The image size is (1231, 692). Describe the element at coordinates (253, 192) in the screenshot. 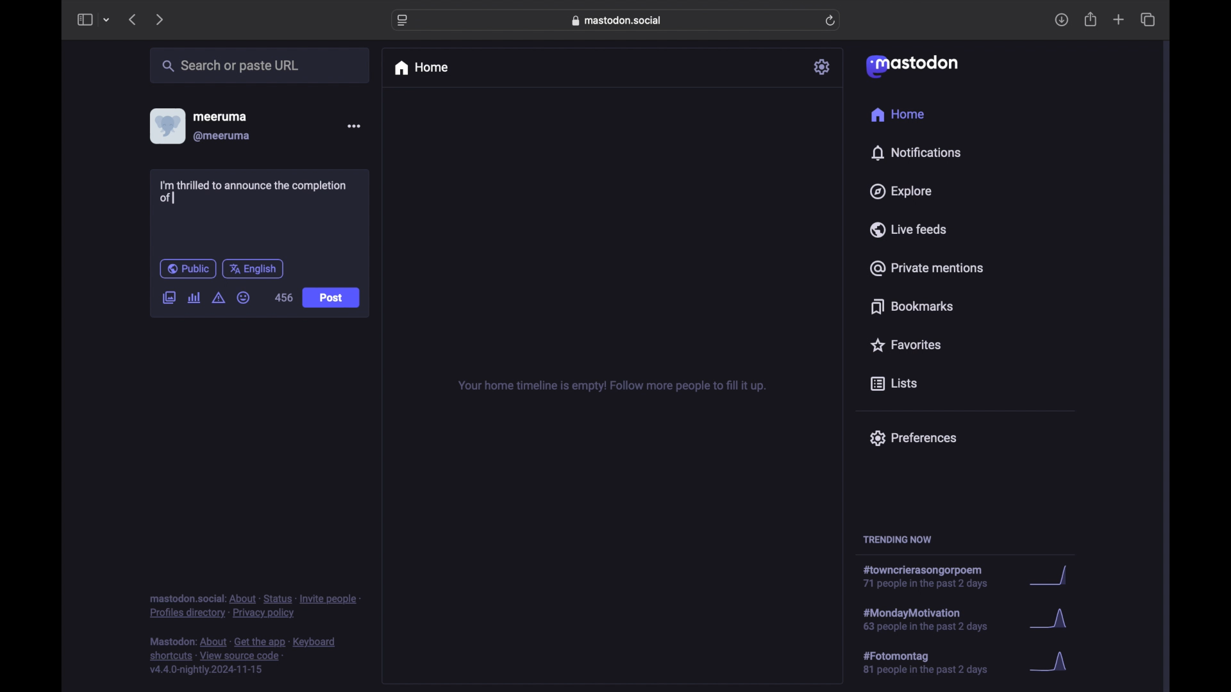

I see `I'm thrilled to announce the completion of` at that location.